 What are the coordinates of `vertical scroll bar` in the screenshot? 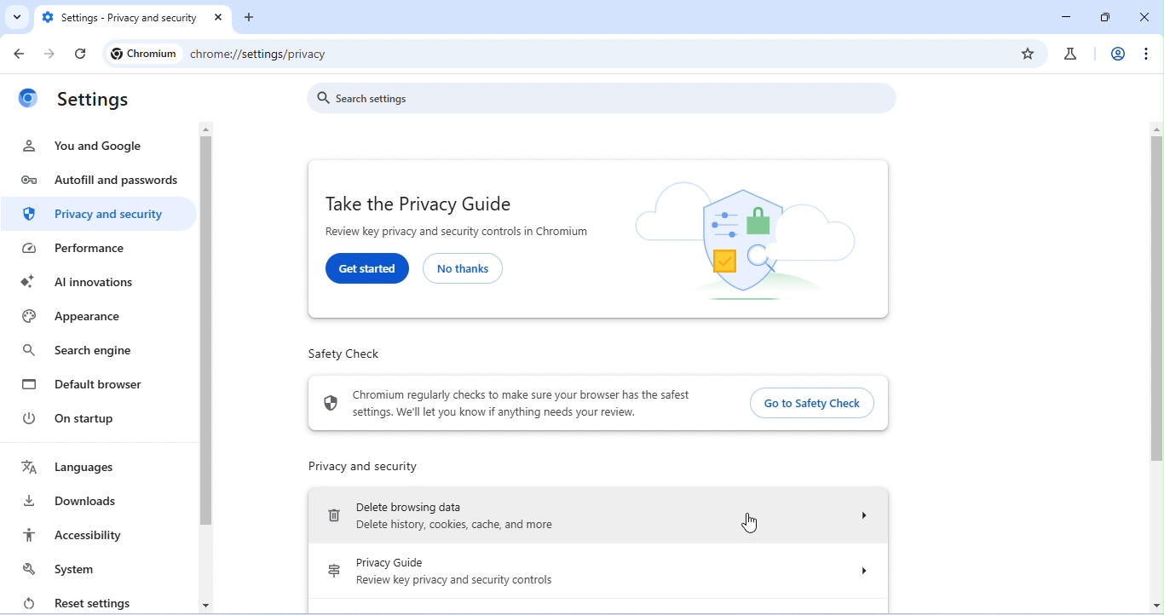 It's located at (206, 337).